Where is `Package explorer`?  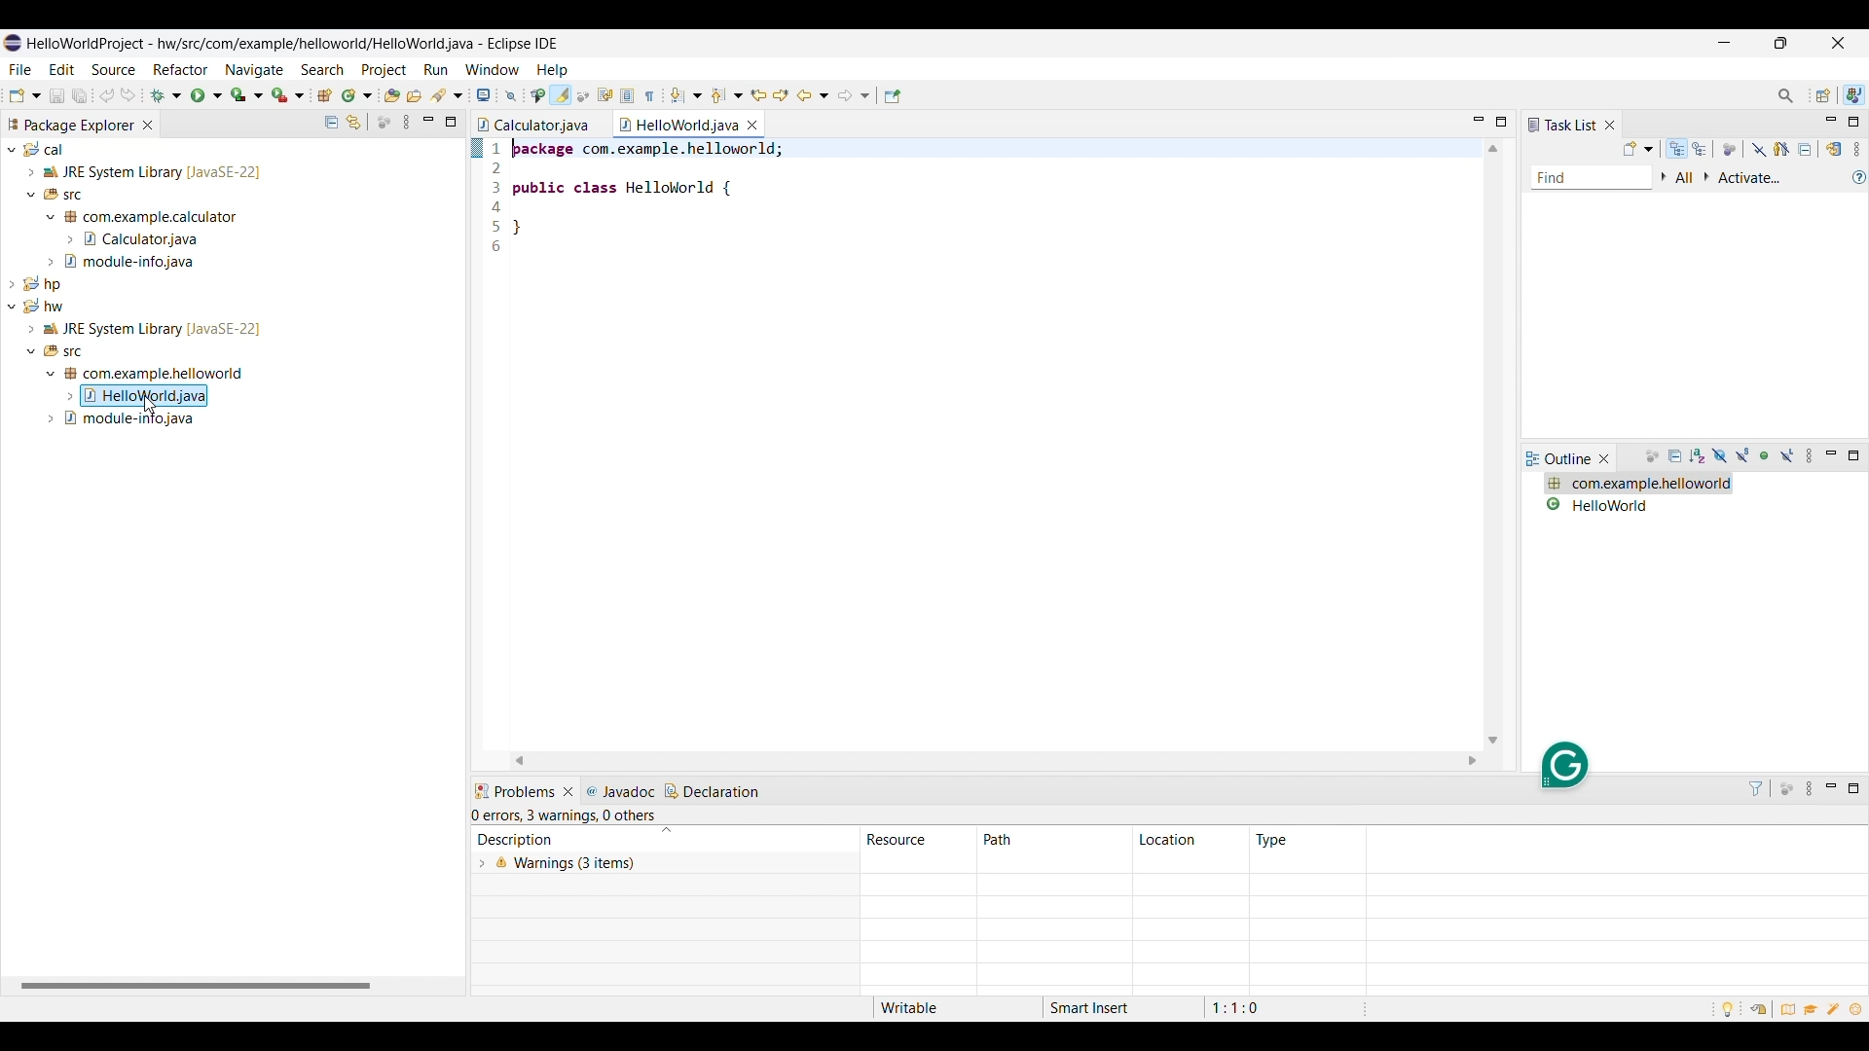
Package explorer is located at coordinates (70, 125).